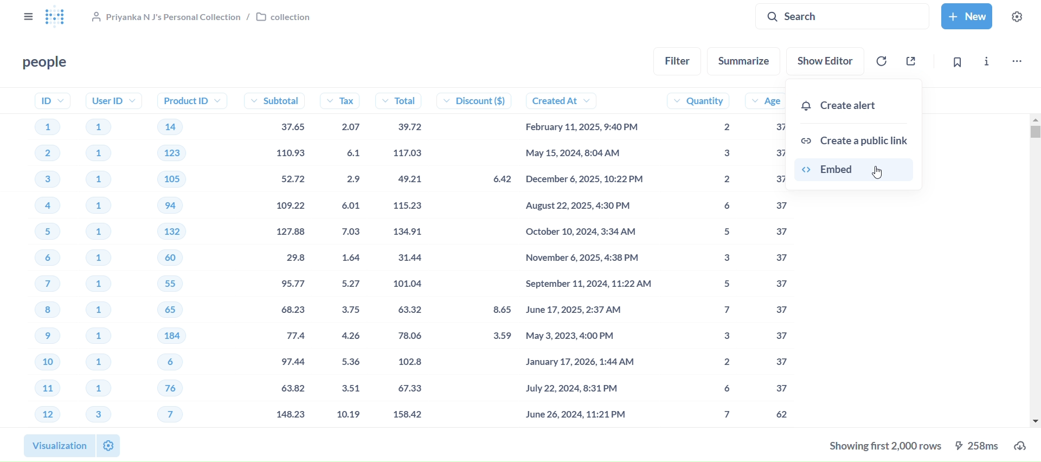  Describe the element at coordinates (57, 446) in the screenshot. I see `visualization` at that location.